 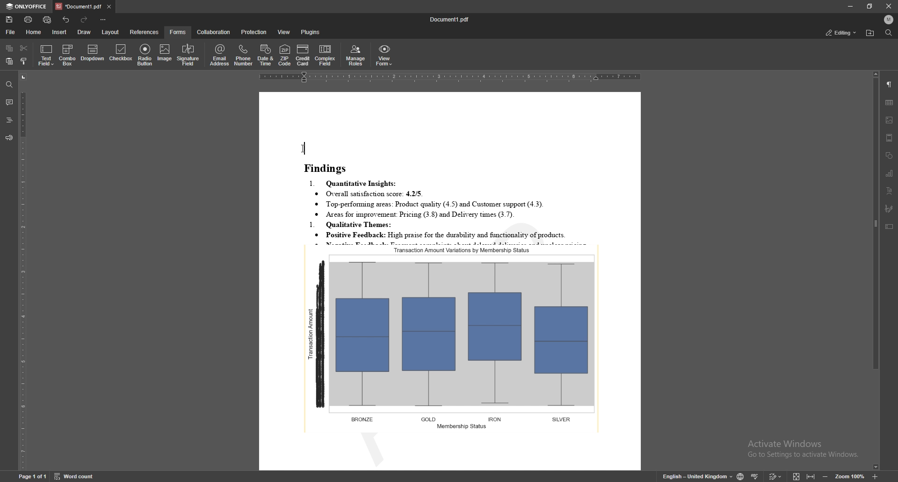 What do you see at coordinates (310, 32) in the screenshot?
I see `plugins` at bounding box center [310, 32].